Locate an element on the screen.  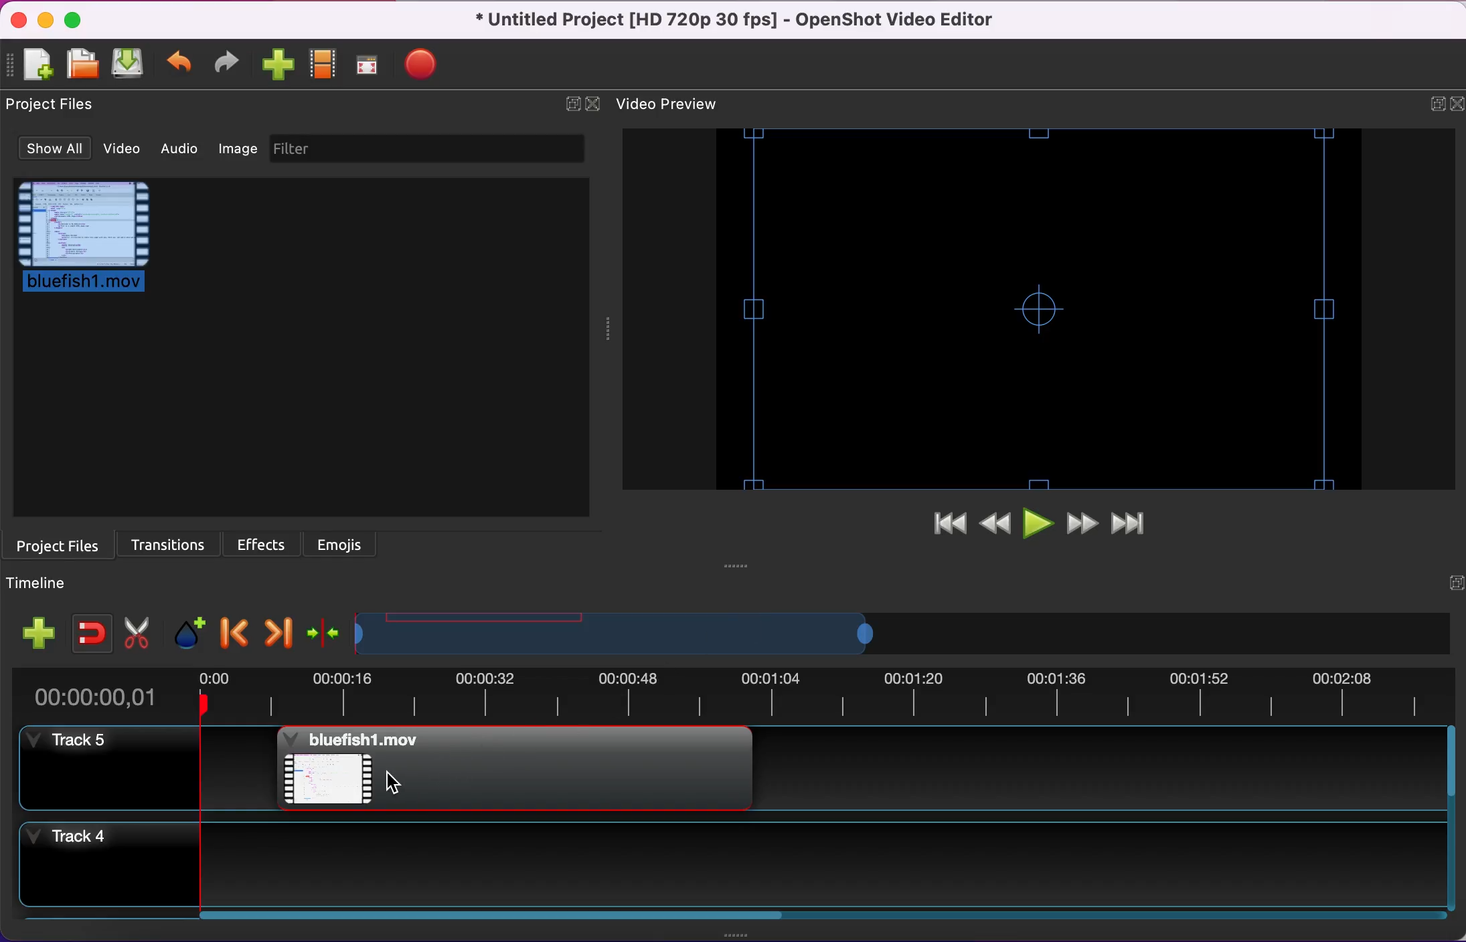
expand/hide is located at coordinates (1454, 583).